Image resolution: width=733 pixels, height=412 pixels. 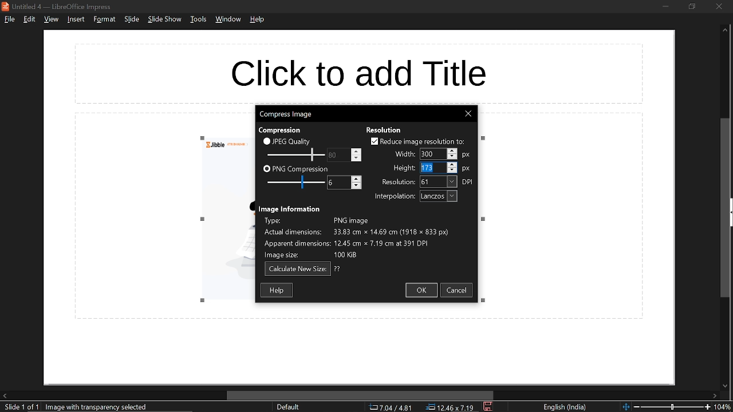 I want to click on current zoom, so click(x=724, y=407).